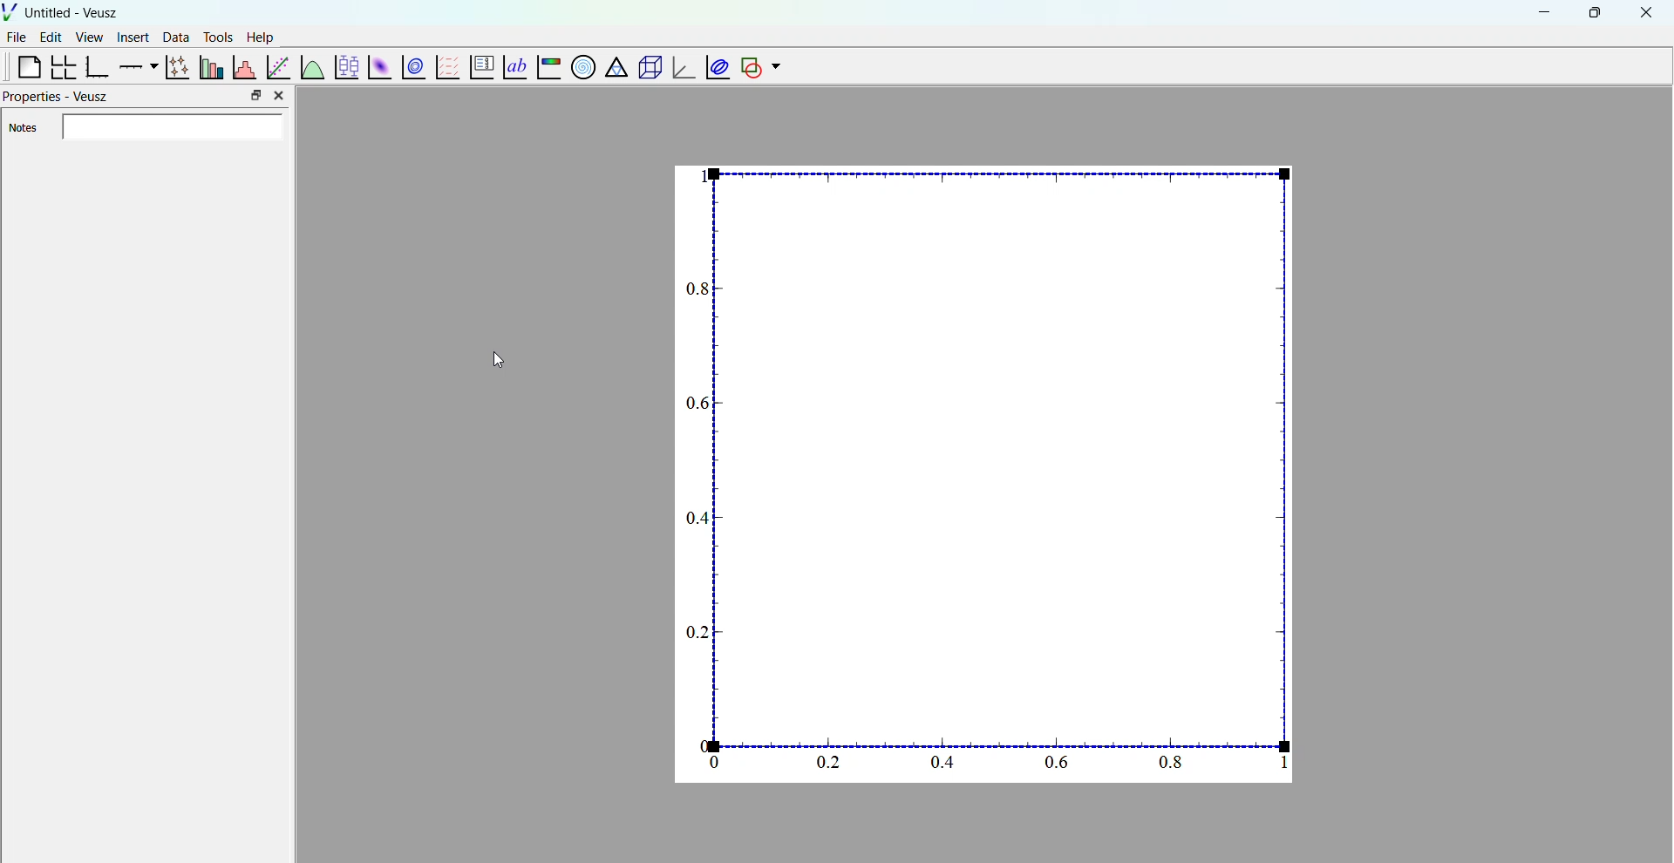 The image size is (1674, 863). Describe the element at coordinates (943, 765) in the screenshot. I see `0.4` at that location.